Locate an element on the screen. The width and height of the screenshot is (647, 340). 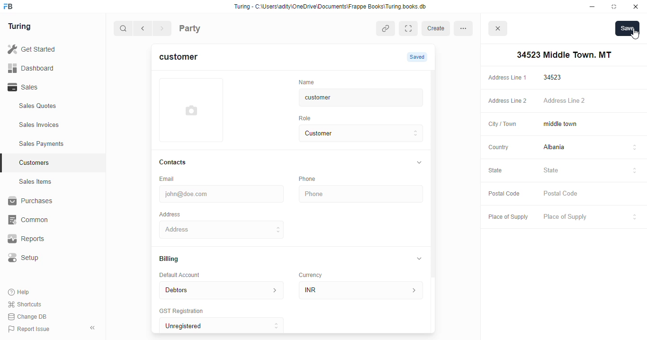
Saved is located at coordinates (418, 57).